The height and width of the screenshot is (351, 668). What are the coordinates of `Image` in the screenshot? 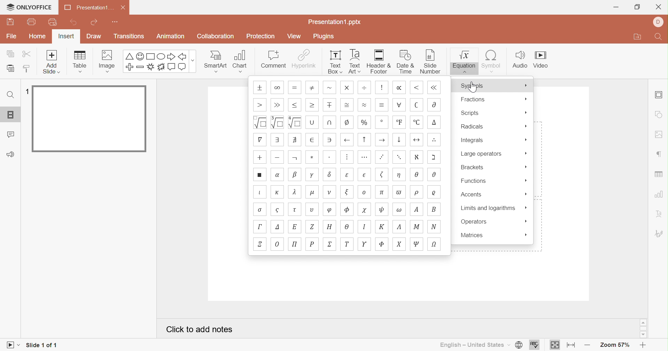 It's located at (108, 60).